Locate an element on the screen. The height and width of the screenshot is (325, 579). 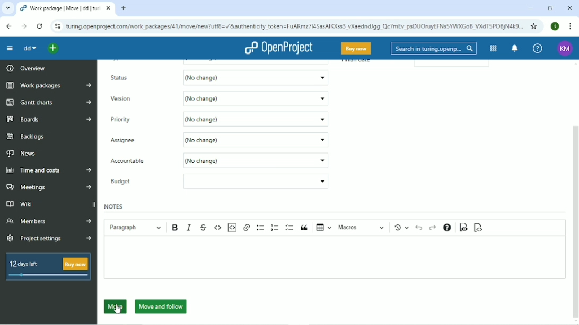
Switch to markdown source is located at coordinates (480, 227).